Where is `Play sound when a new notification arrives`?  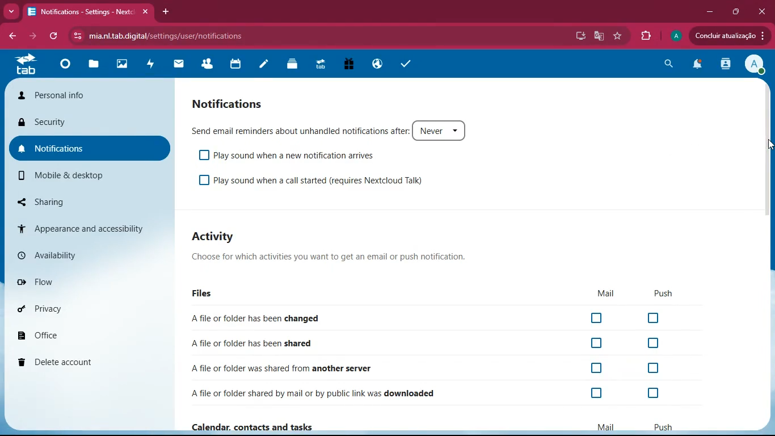 Play sound when a new notification arrives is located at coordinates (286, 156).